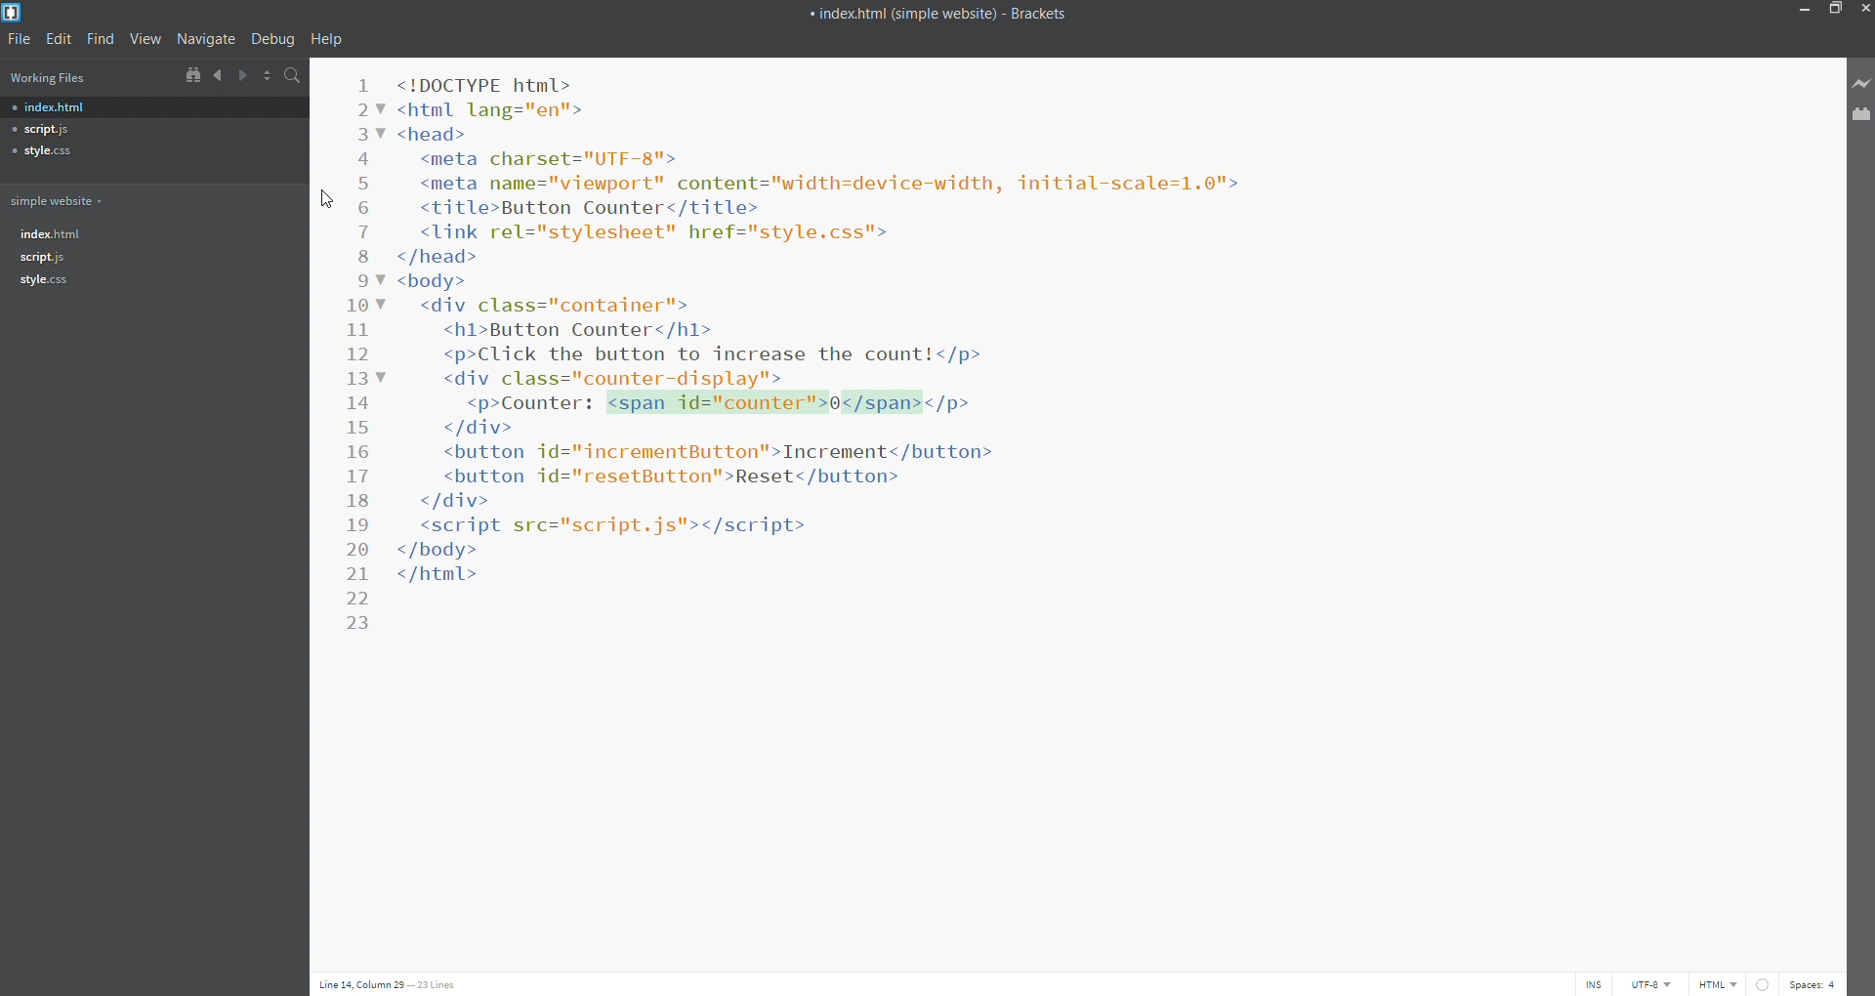 This screenshot has width=1875, height=996. What do you see at coordinates (125, 131) in the screenshot?
I see `script.js` at bounding box center [125, 131].